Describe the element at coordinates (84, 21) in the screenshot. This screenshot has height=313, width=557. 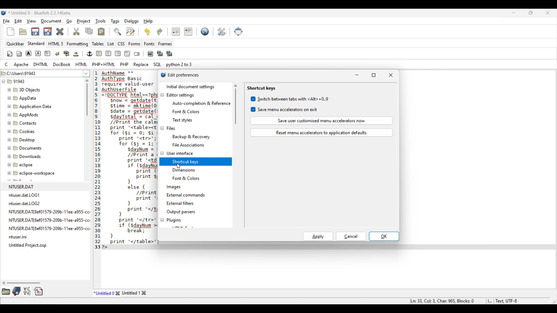
I see `Project menu` at that location.